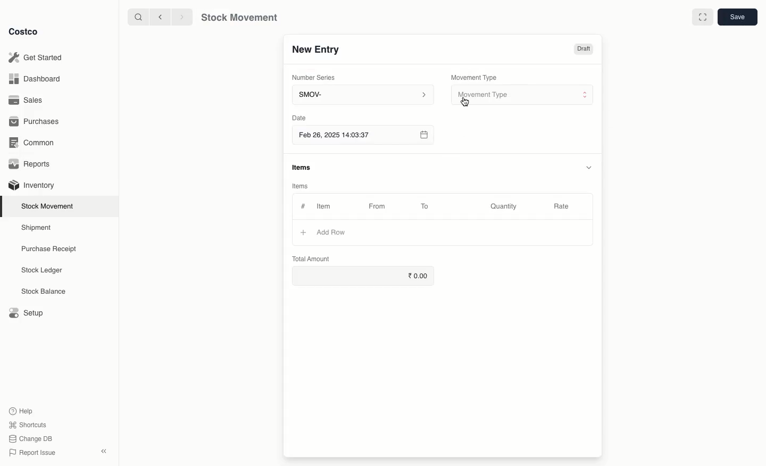 The image size is (766, 466). What do you see at coordinates (363, 273) in the screenshot?
I see `0.00` at bounding box center [363, 273].